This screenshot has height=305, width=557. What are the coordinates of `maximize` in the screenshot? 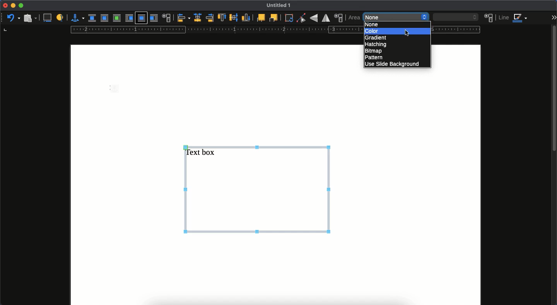 It's located at (22, 6).